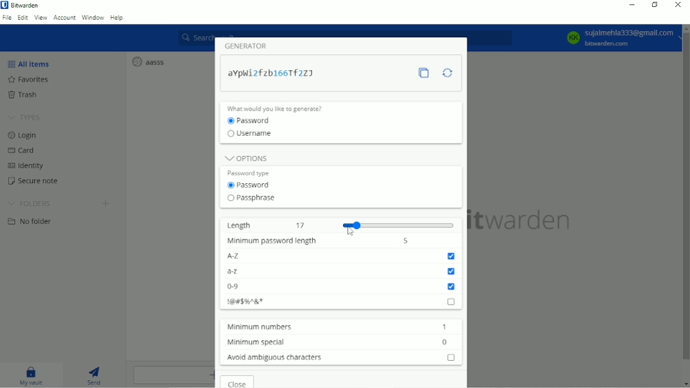 This screenshot has width=690, height=388. I want to click on What would you like to generate?, so click(281, 108).